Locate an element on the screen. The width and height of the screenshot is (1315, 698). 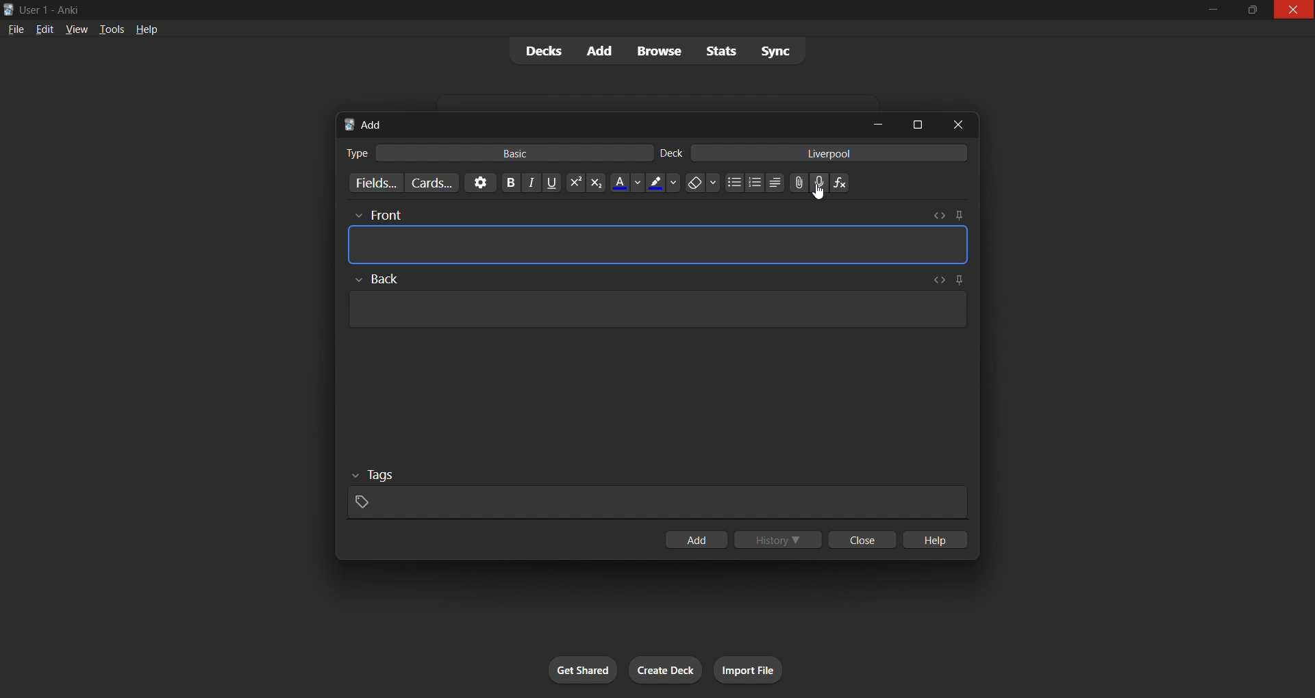
tab title is located at coordinates (597, 122).